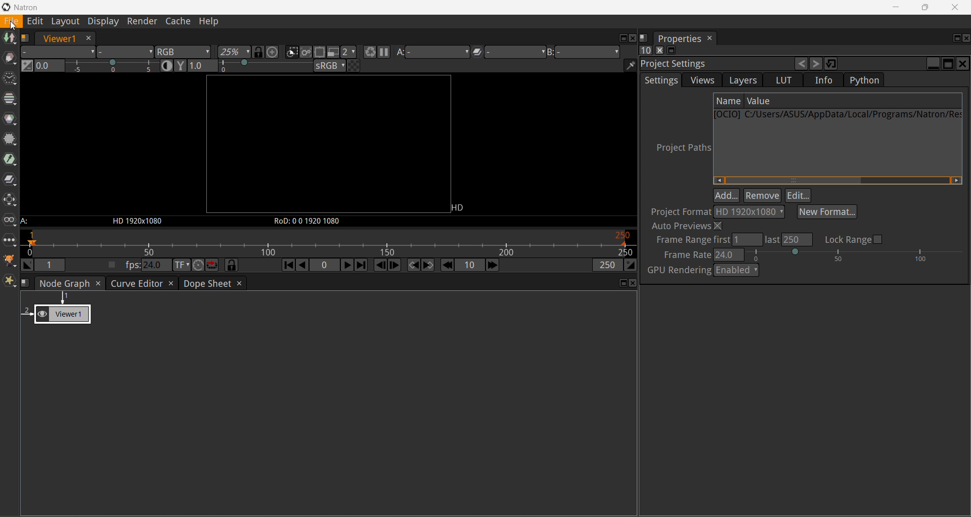 The width and height of the screenshot is (971, 517). Describe the element at coordinates (58, 53) in the screenshot. I see `Layer` at that location.